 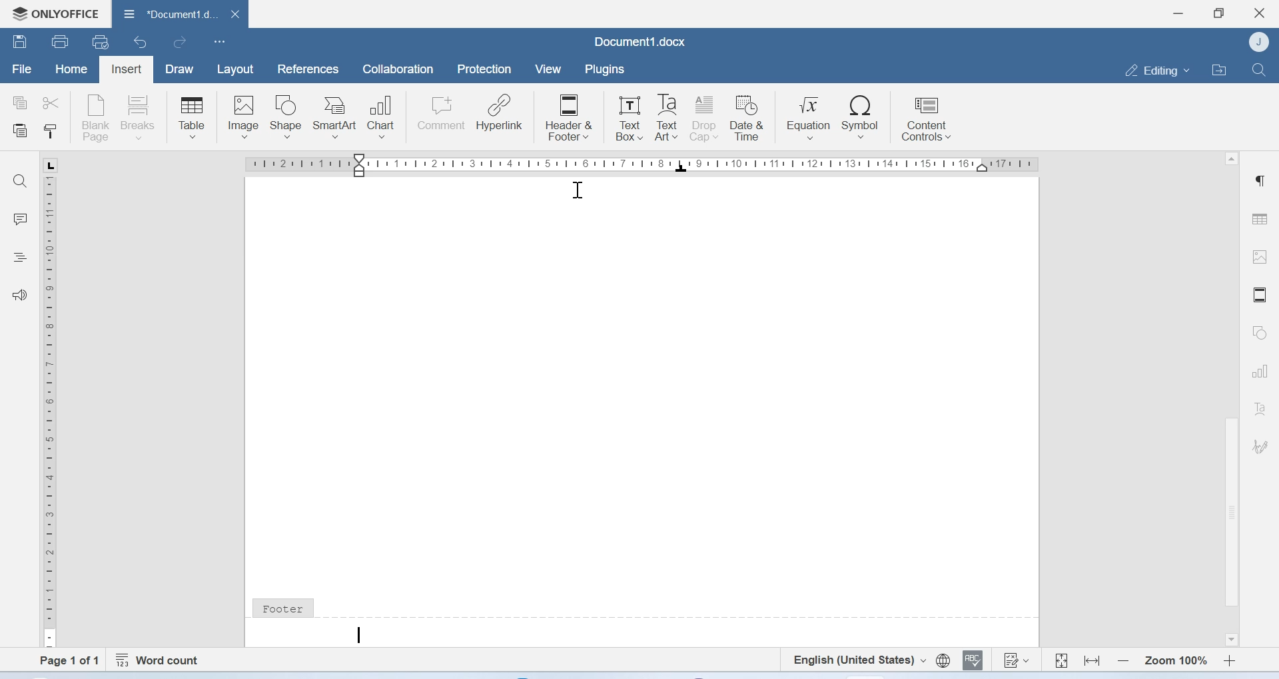 I want to click on Insert, so click(x=127, y=68).